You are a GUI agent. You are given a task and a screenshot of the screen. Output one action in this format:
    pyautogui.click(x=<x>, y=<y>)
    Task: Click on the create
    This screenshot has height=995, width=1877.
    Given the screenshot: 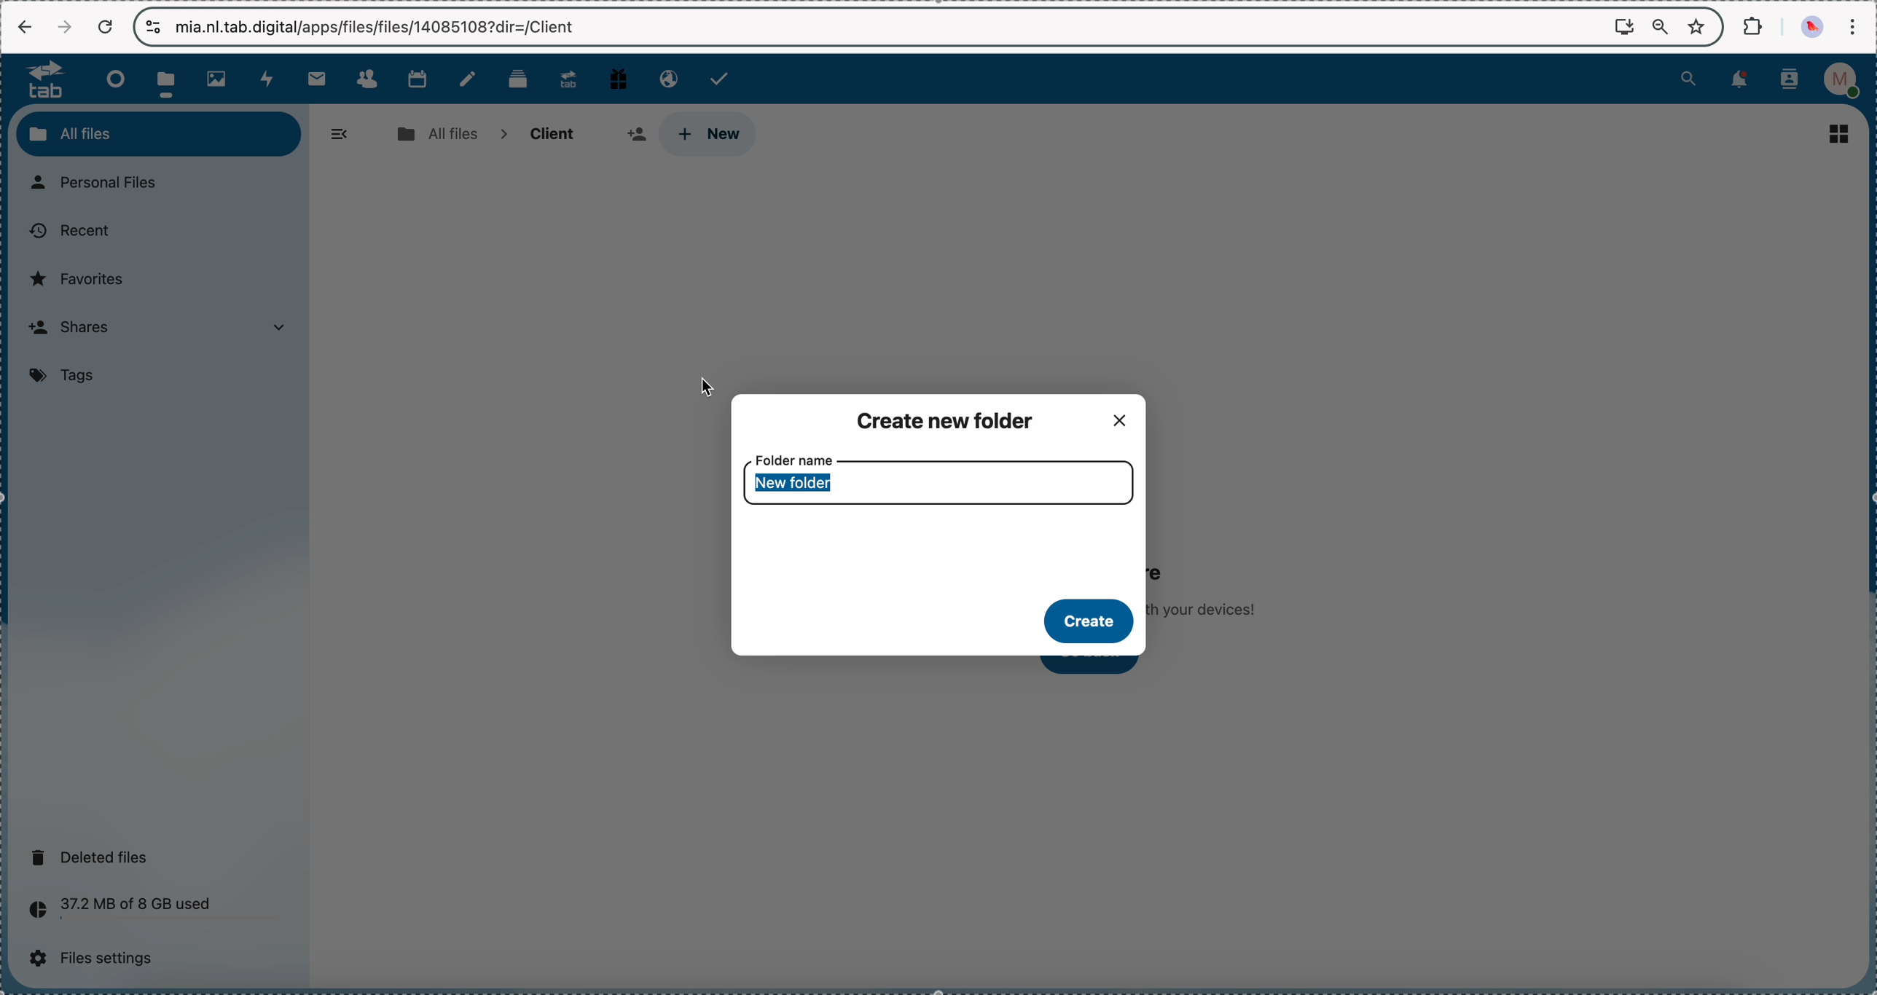 What is the action you would take?
    pyautogui.click(x=1091, y=622)
    